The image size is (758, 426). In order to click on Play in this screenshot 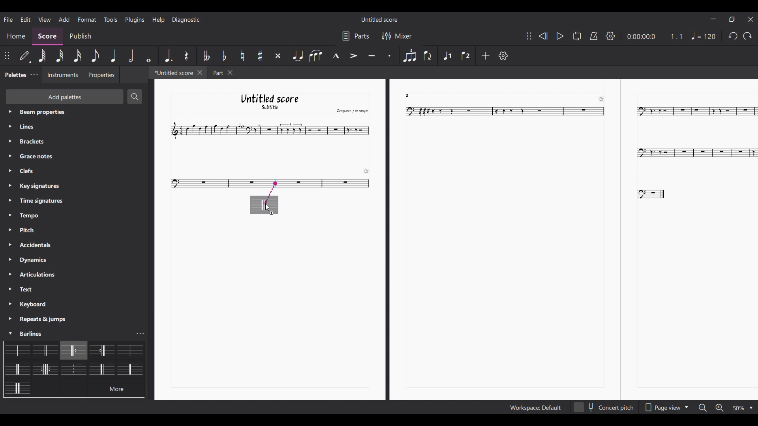, I will do `click(560, 36)`.